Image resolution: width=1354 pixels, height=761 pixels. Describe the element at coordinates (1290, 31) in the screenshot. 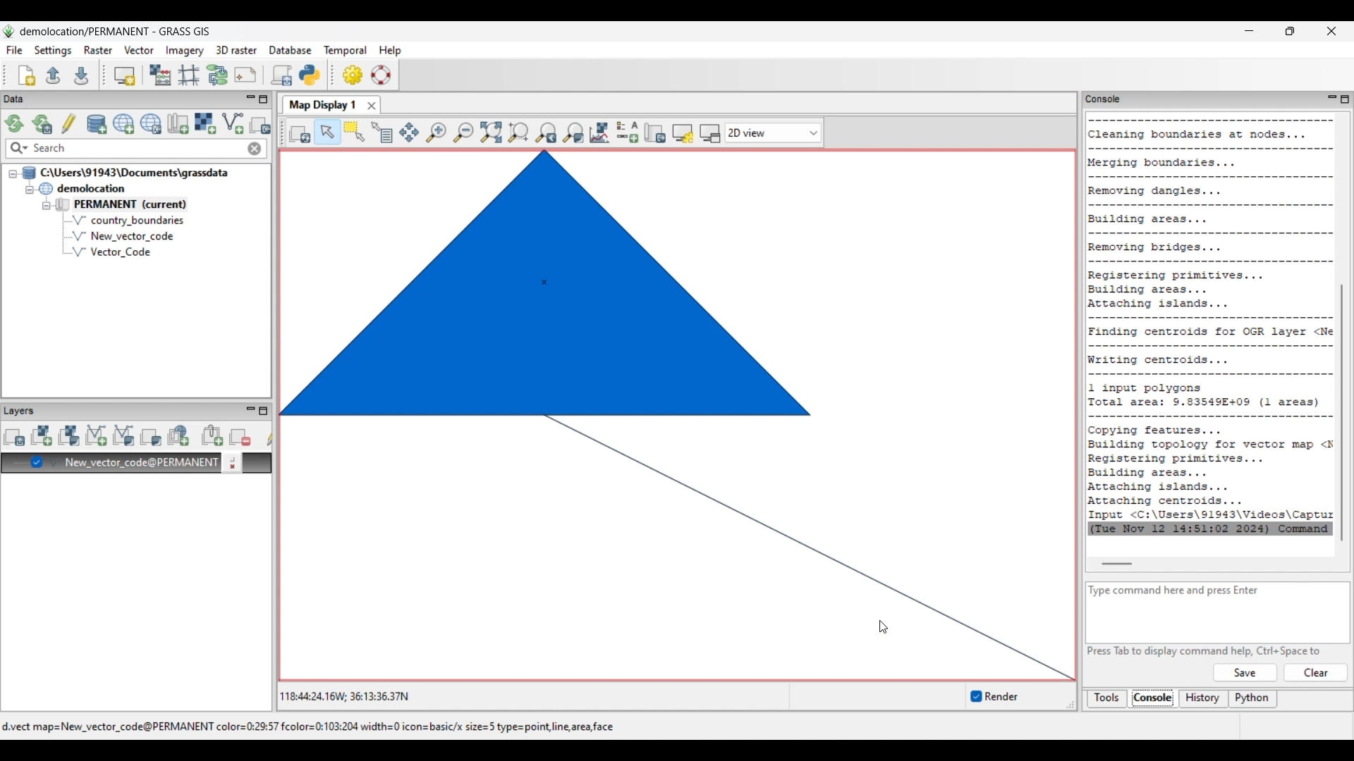

I see `Show interface in a smaller tab` at that location.